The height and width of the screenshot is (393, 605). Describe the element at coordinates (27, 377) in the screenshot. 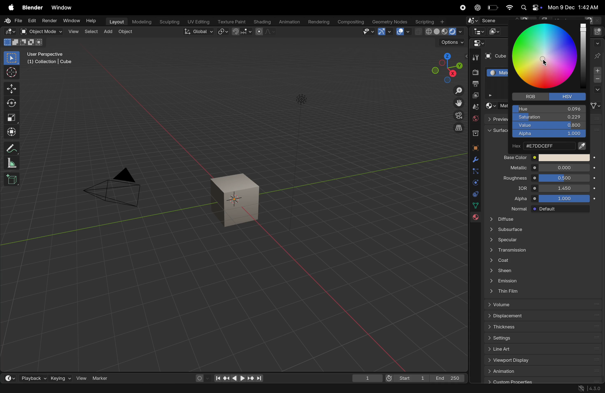

I see `playback` at that location.